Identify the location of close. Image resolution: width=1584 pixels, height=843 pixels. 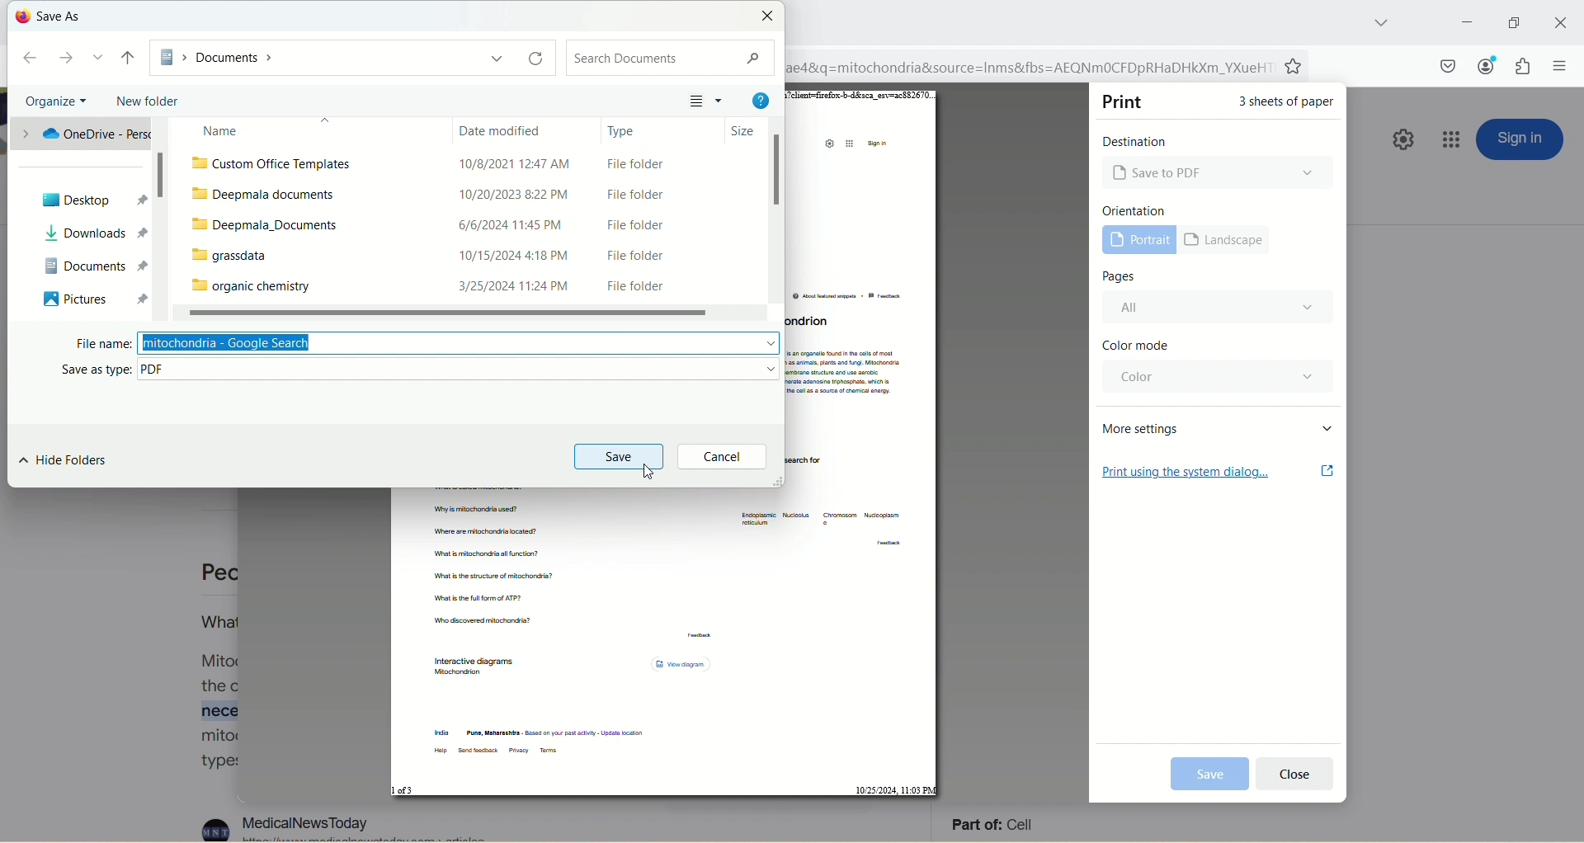
(1558, 22).